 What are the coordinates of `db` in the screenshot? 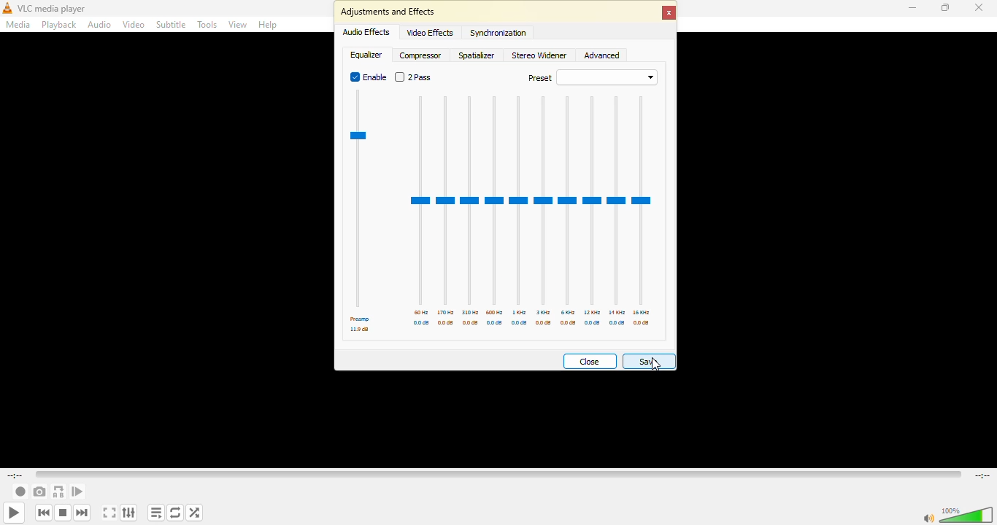 It's located at (422, 323).